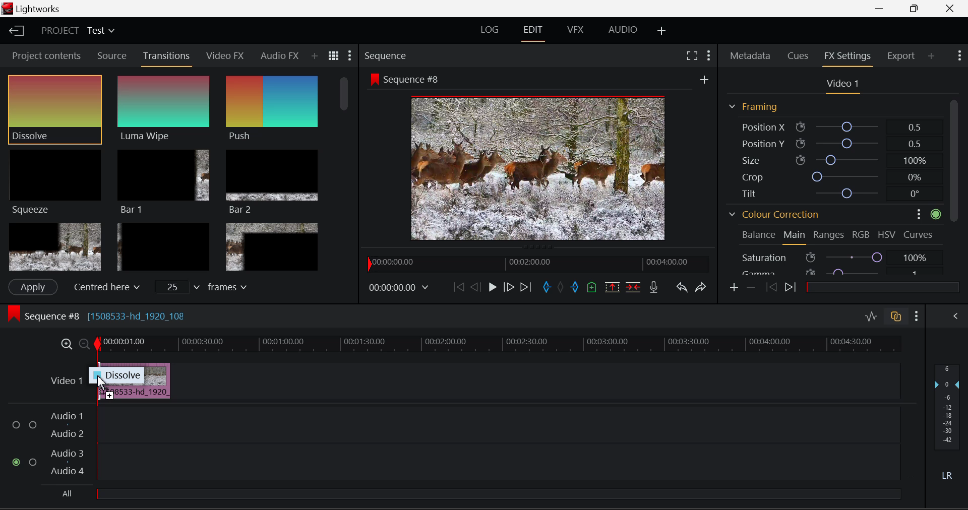 The width and height of the screenshot is (968, 510). Describe the element at coordinates (272, 183) in the screenshot. I see `Bar 2` at that location.